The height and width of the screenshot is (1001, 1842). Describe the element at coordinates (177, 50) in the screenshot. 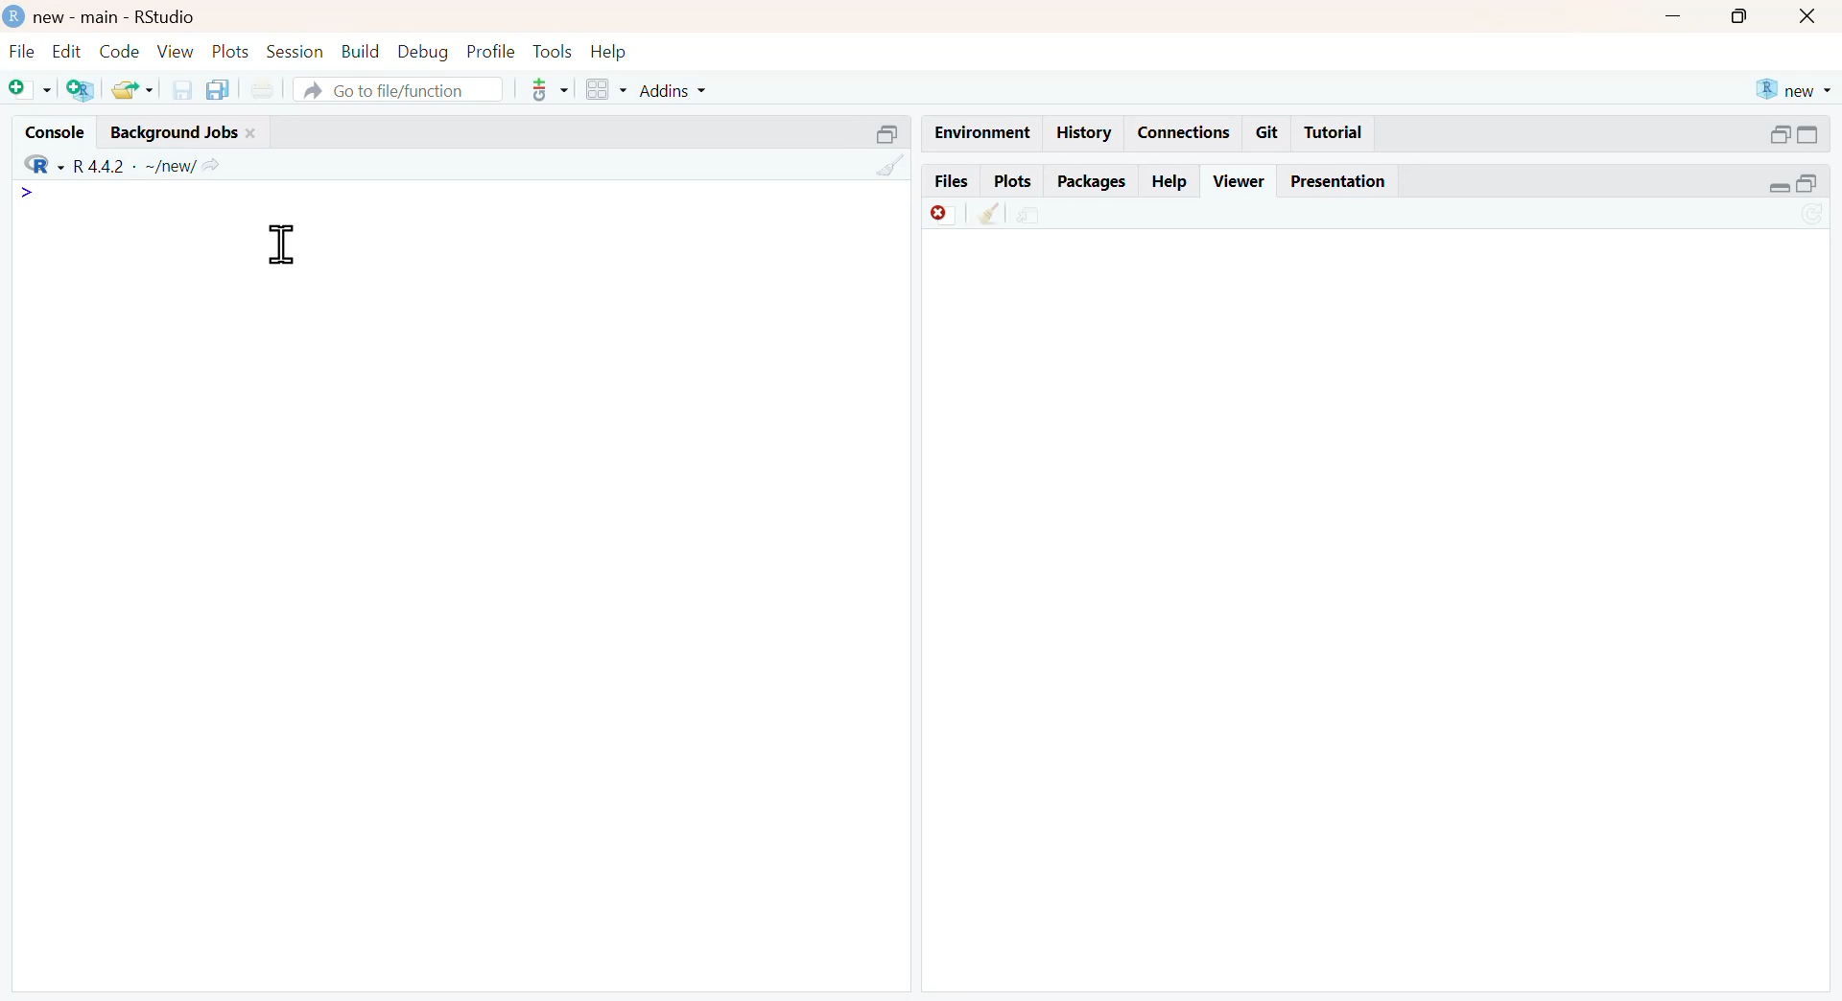

I see `view` at that location.